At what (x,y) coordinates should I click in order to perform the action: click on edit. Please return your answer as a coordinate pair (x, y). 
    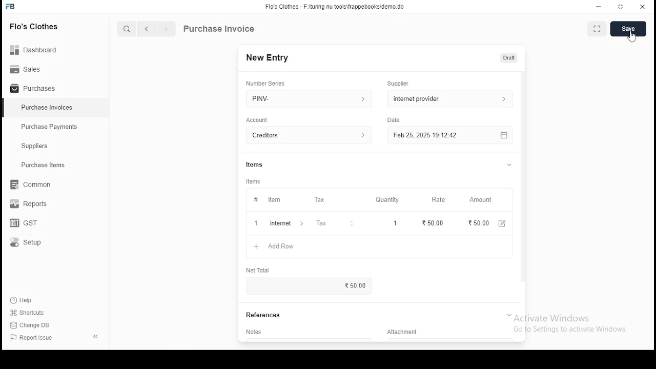
    Looking at the image, I should click on (499, 224).